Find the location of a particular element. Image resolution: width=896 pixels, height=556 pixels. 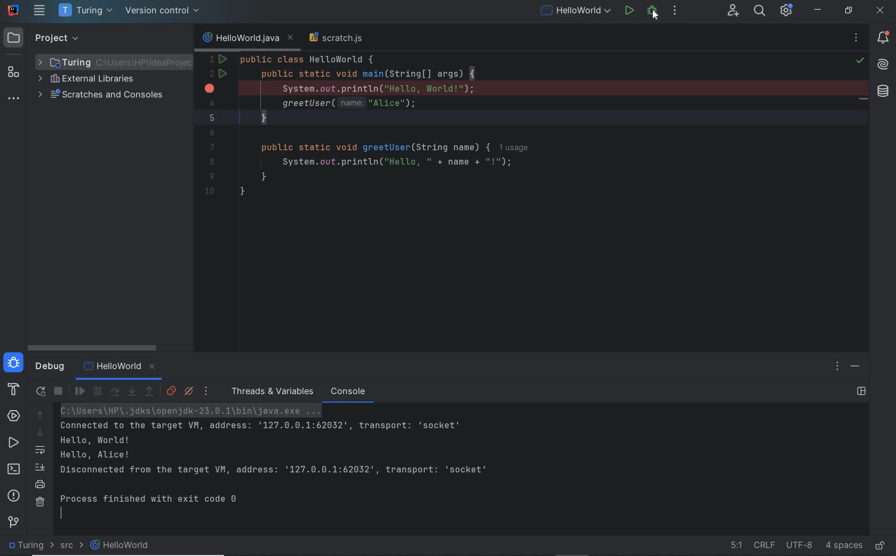

options is located at coordinates (838, 367).